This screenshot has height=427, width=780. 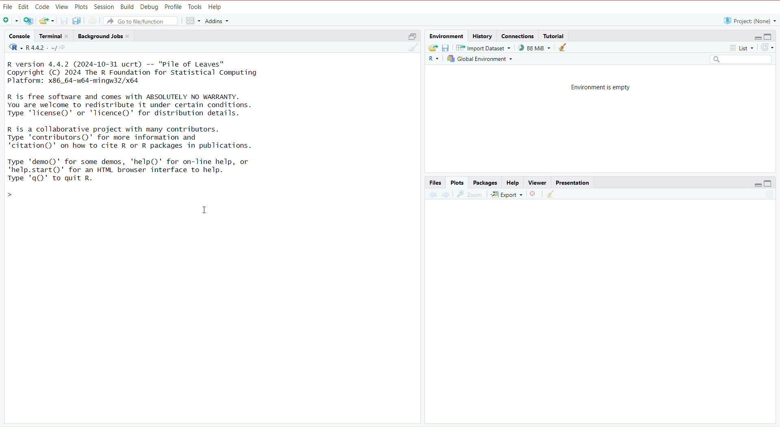 I want to click on save workspace as, so click(x=448, y=48).